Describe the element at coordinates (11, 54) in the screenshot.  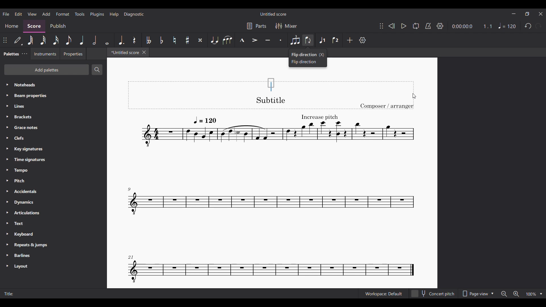
I see `Palettes, current tab` at that location.